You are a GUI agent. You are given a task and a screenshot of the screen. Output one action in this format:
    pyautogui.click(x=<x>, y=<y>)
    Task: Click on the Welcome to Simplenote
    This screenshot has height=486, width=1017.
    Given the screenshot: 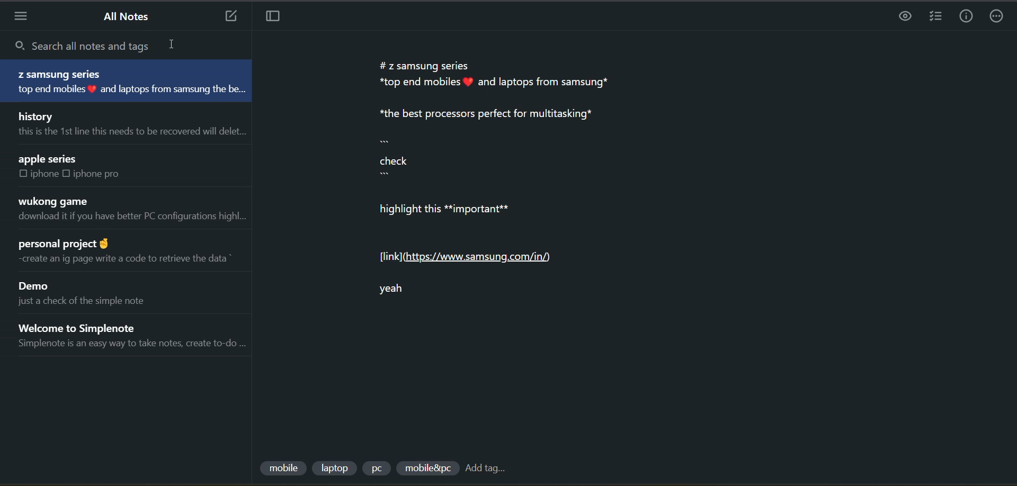 What is the action you would take?
    pyautogui.click(x=86, y=326)
    